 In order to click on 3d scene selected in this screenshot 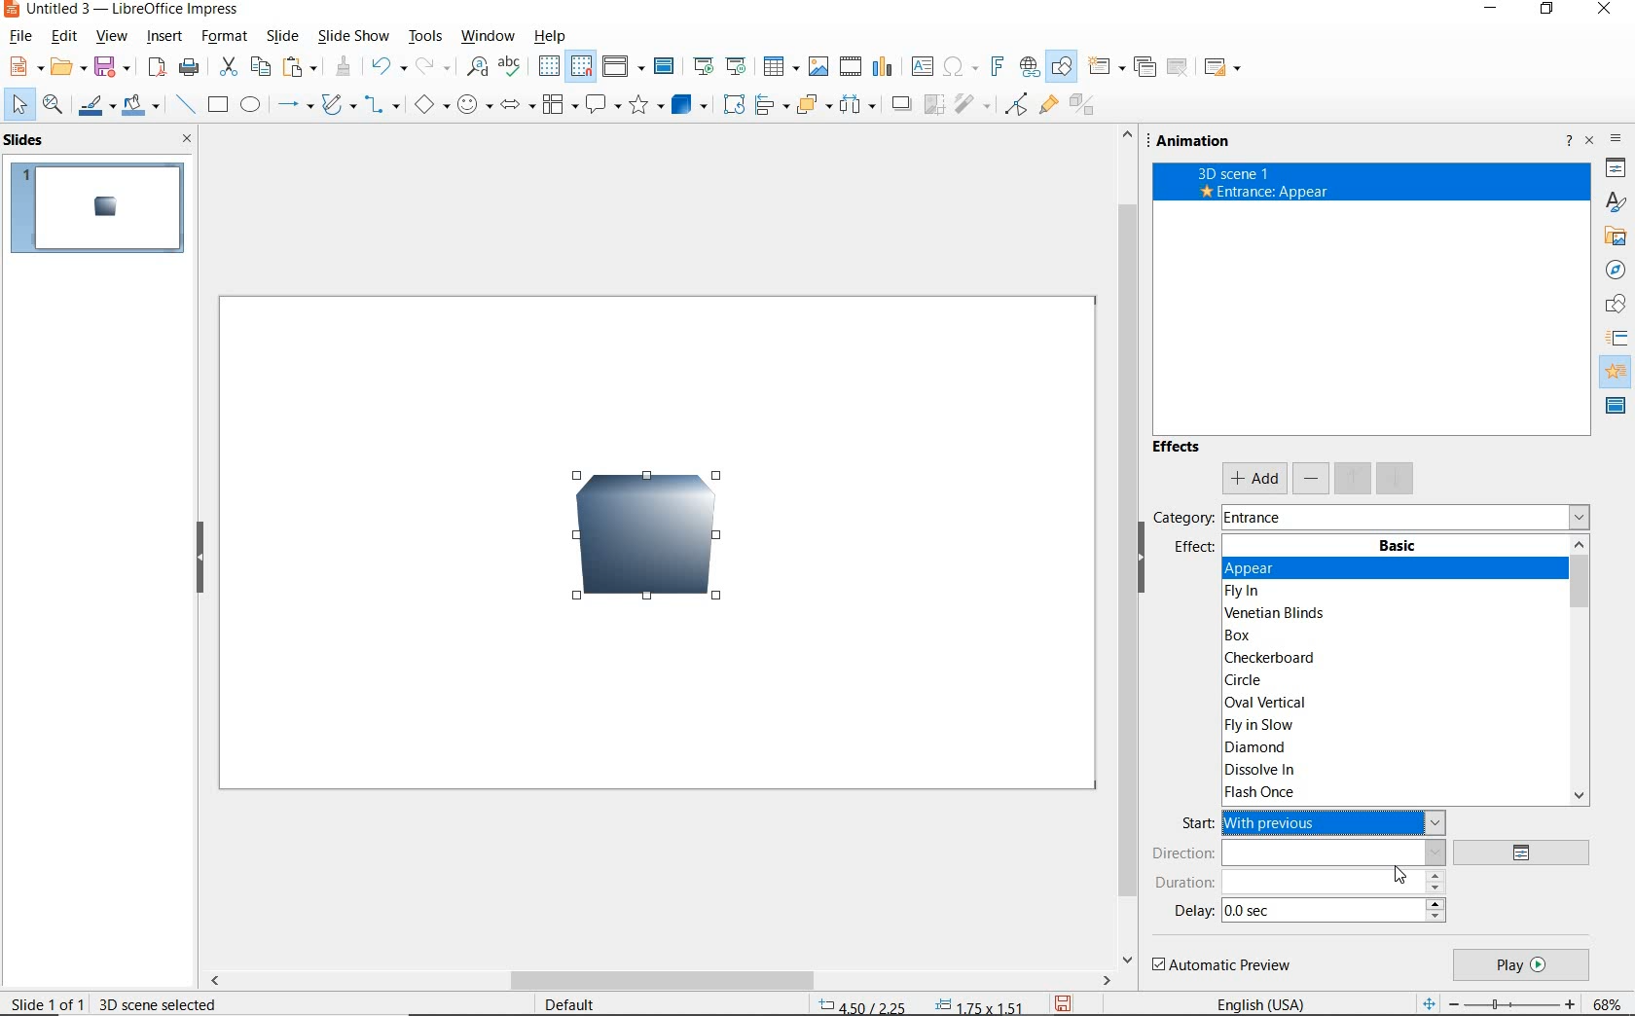, I will do `click(158, 1003)`.